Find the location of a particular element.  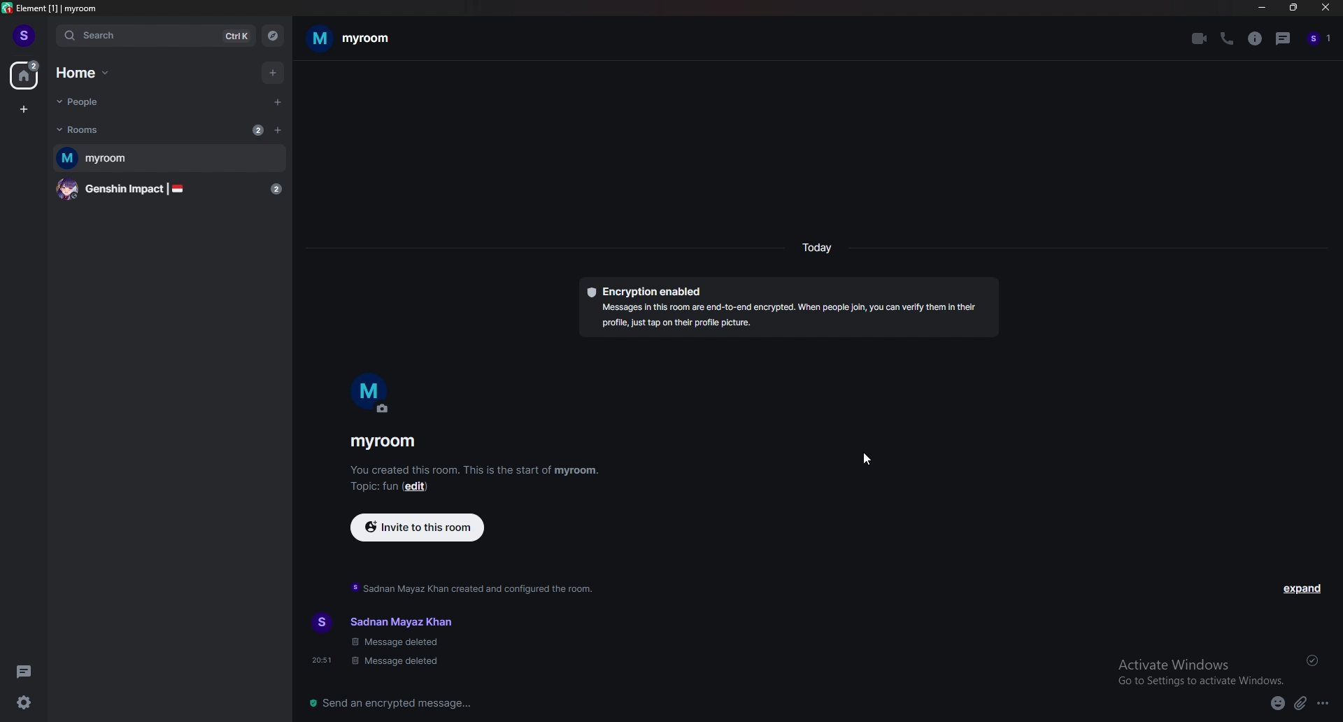

threads is located at coordinates (27, 671).